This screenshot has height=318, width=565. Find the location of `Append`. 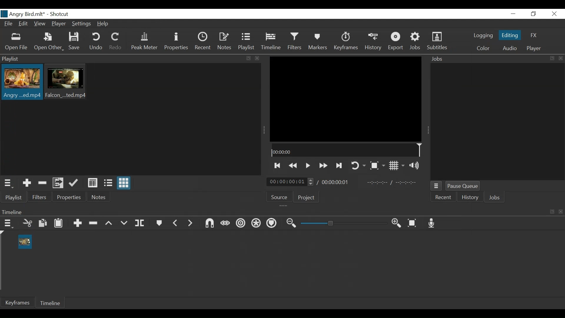

Append is located at coordinates (78, 224).